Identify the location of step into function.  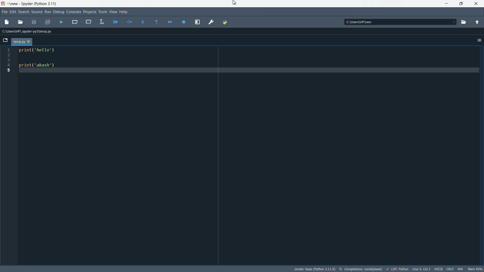
(143, 22).